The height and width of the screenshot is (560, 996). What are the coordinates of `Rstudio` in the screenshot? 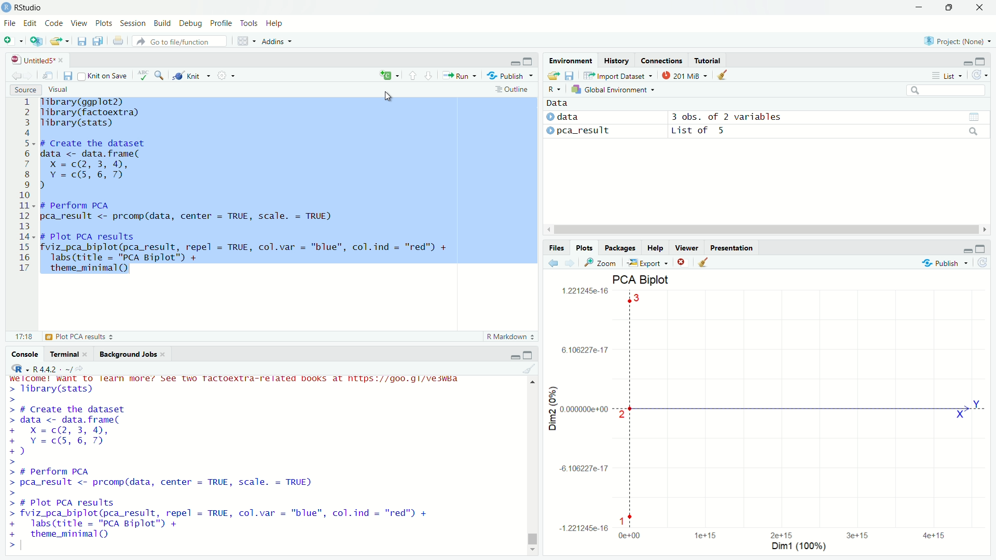 It's located at (34, 8).